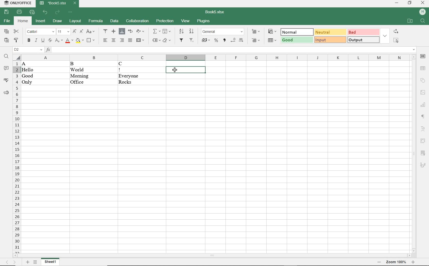 The image size is (429, 266). I want to click on INSERT CELLS, so click(256, 32).